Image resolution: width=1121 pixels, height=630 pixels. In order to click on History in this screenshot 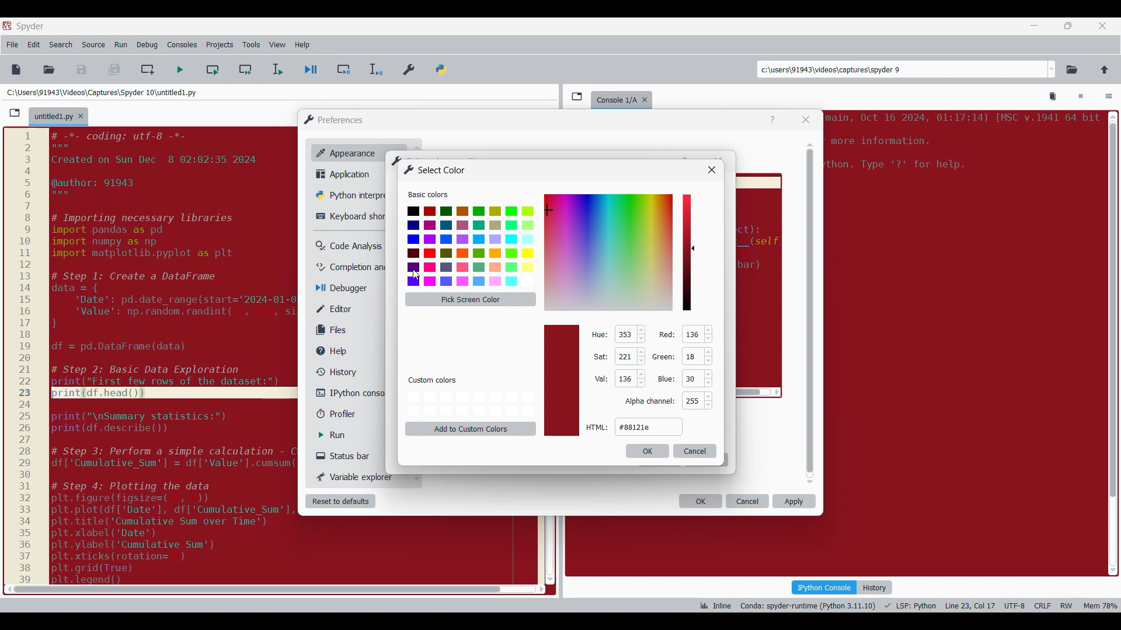, I will do `click(875, 587)`.